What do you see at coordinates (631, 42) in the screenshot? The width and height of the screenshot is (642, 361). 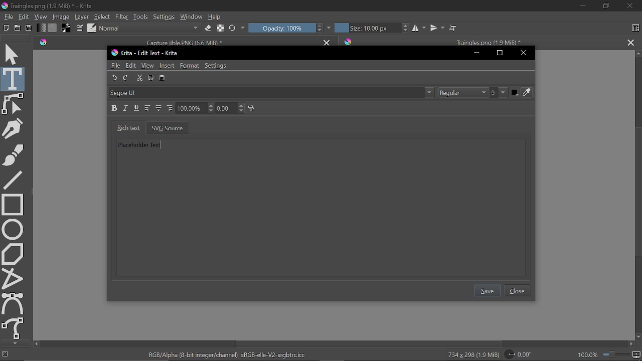 I see `Close tab` at bounding box center [631, 42].